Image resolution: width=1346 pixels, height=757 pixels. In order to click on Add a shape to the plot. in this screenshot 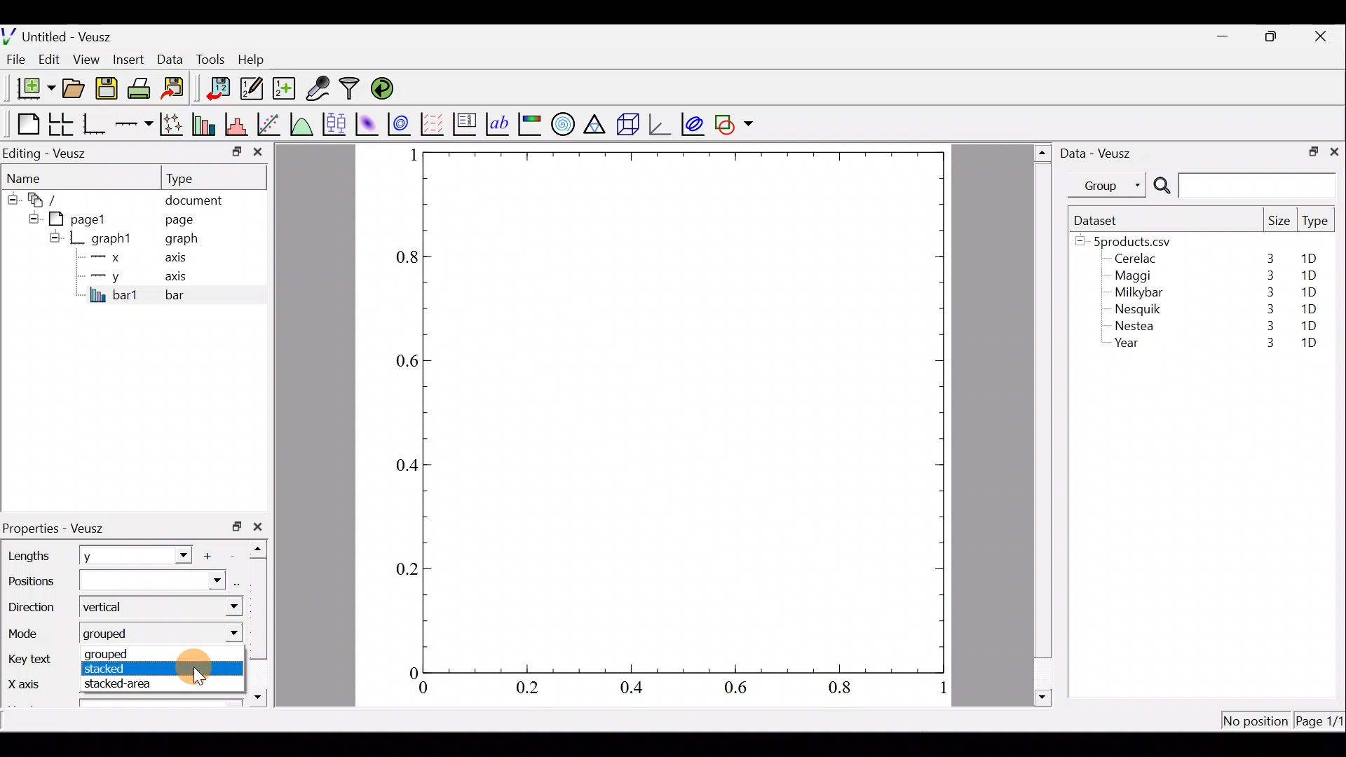, I will do `click(735, 122)`.